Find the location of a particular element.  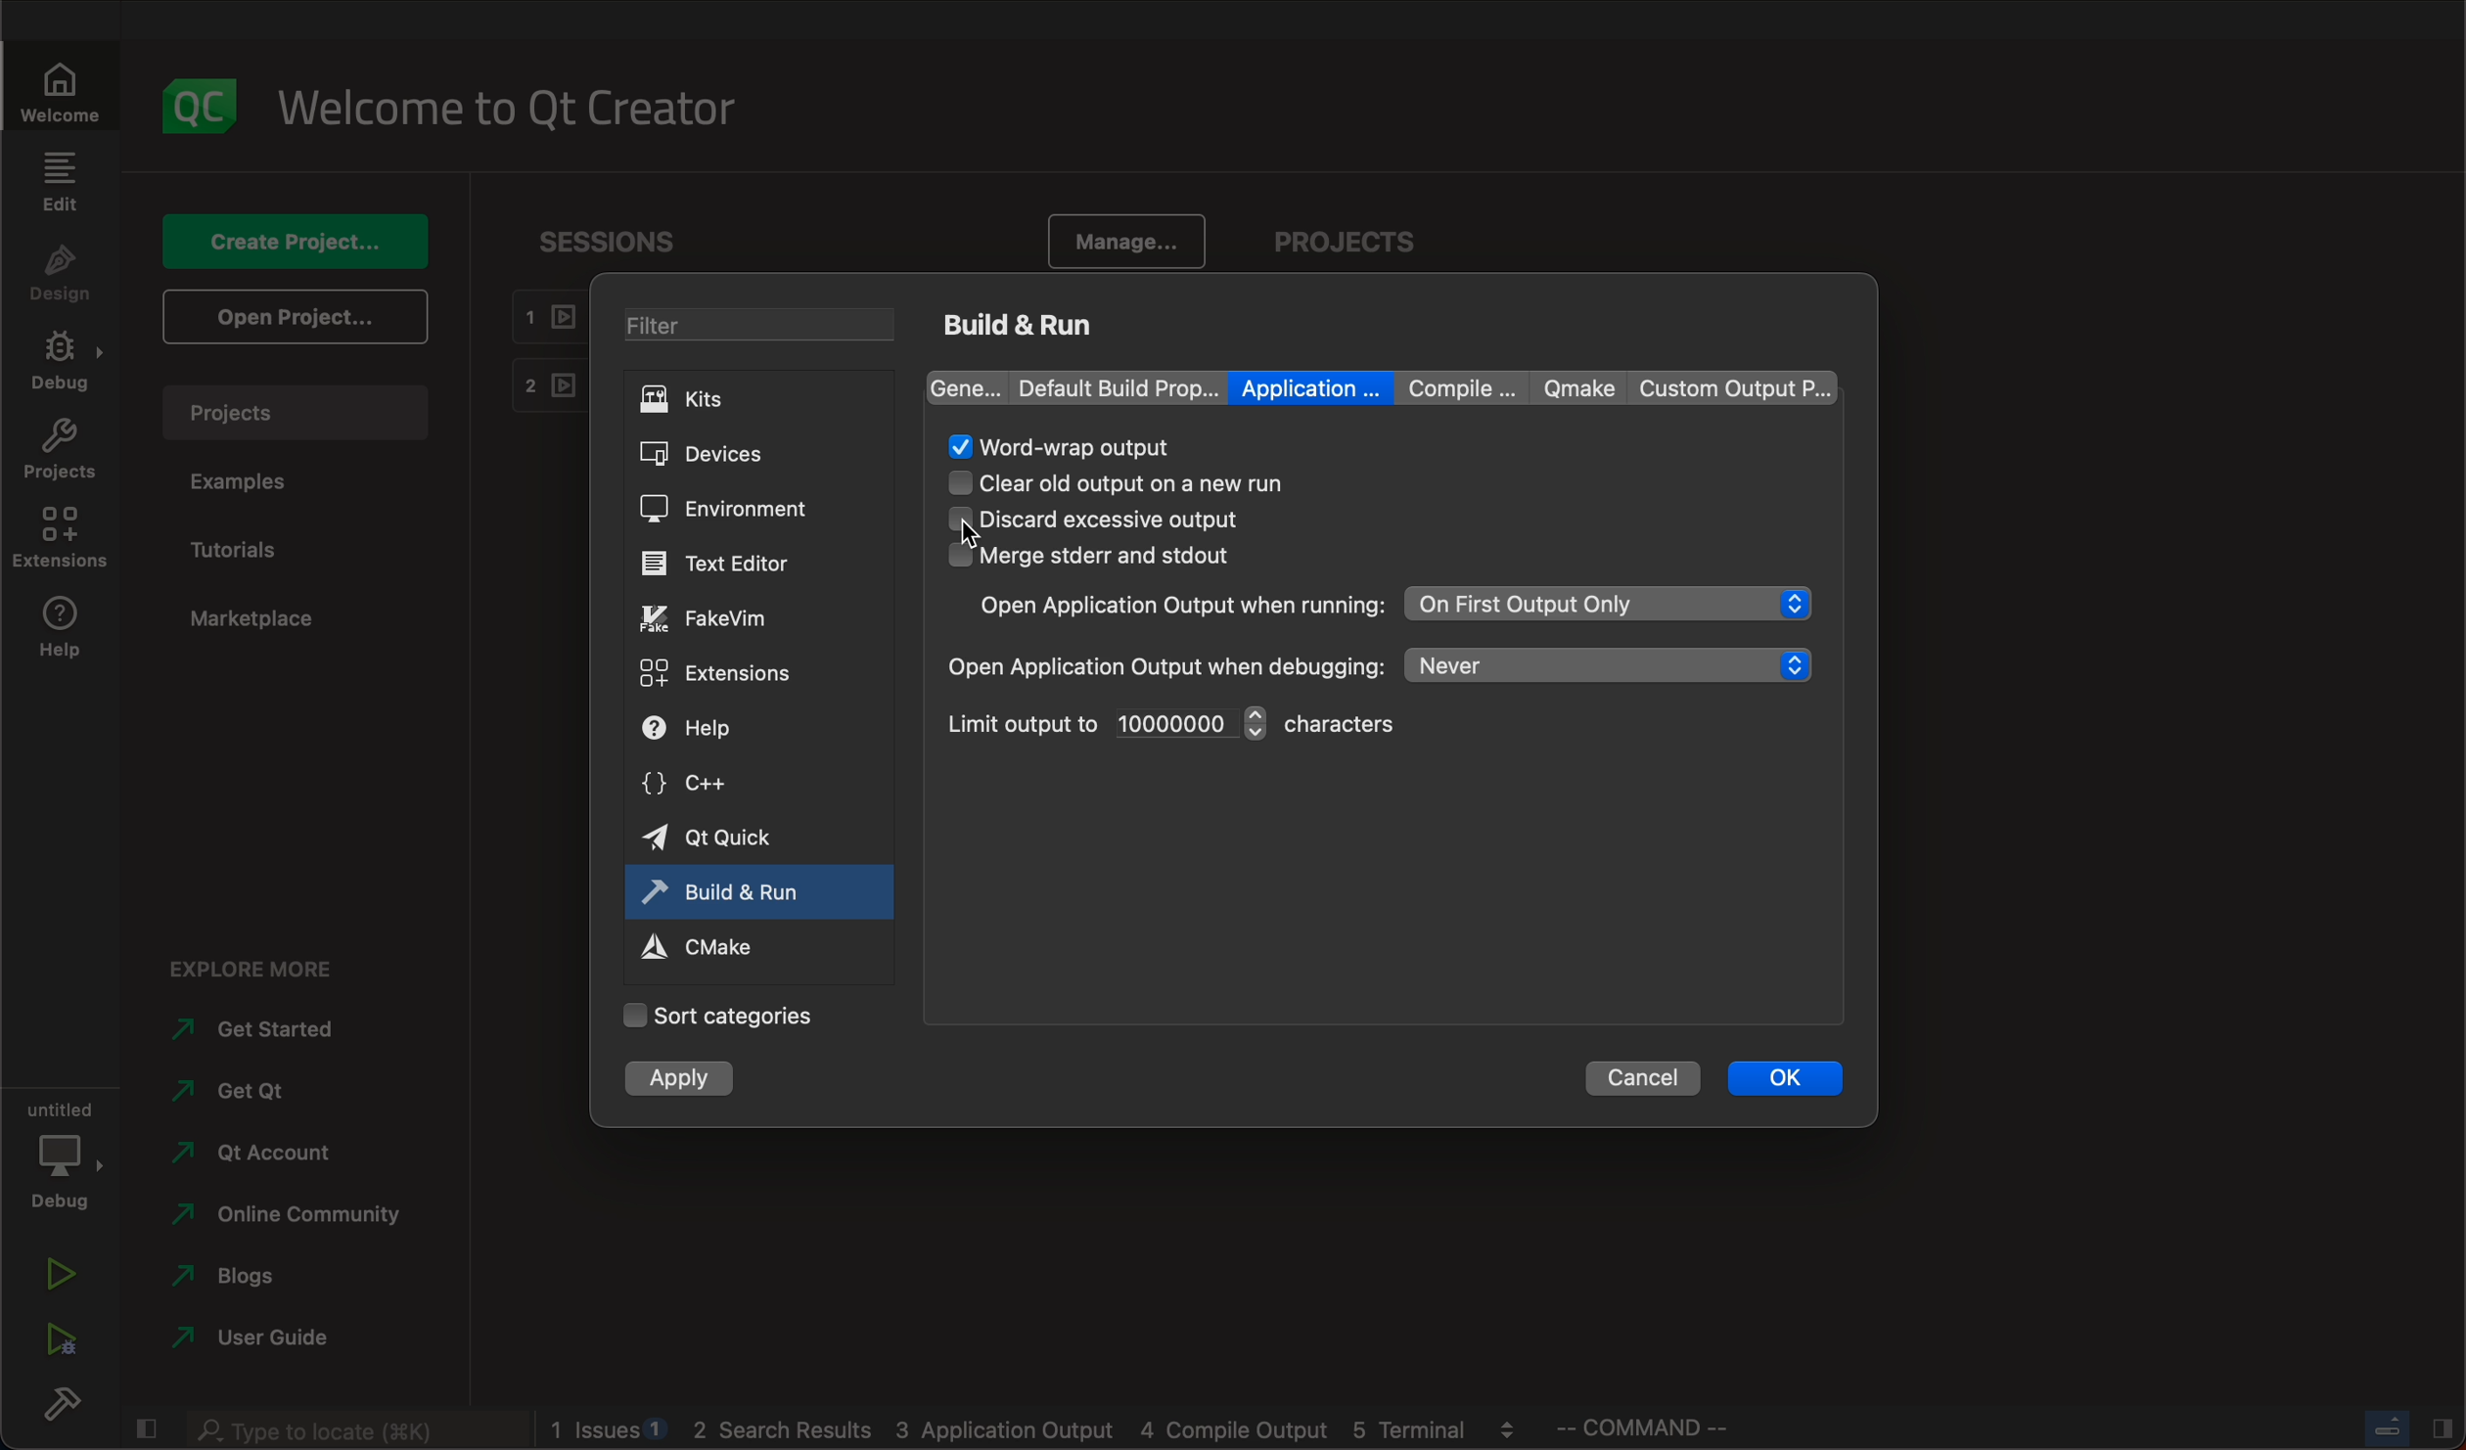

application is located at coordinates (1312, 386).